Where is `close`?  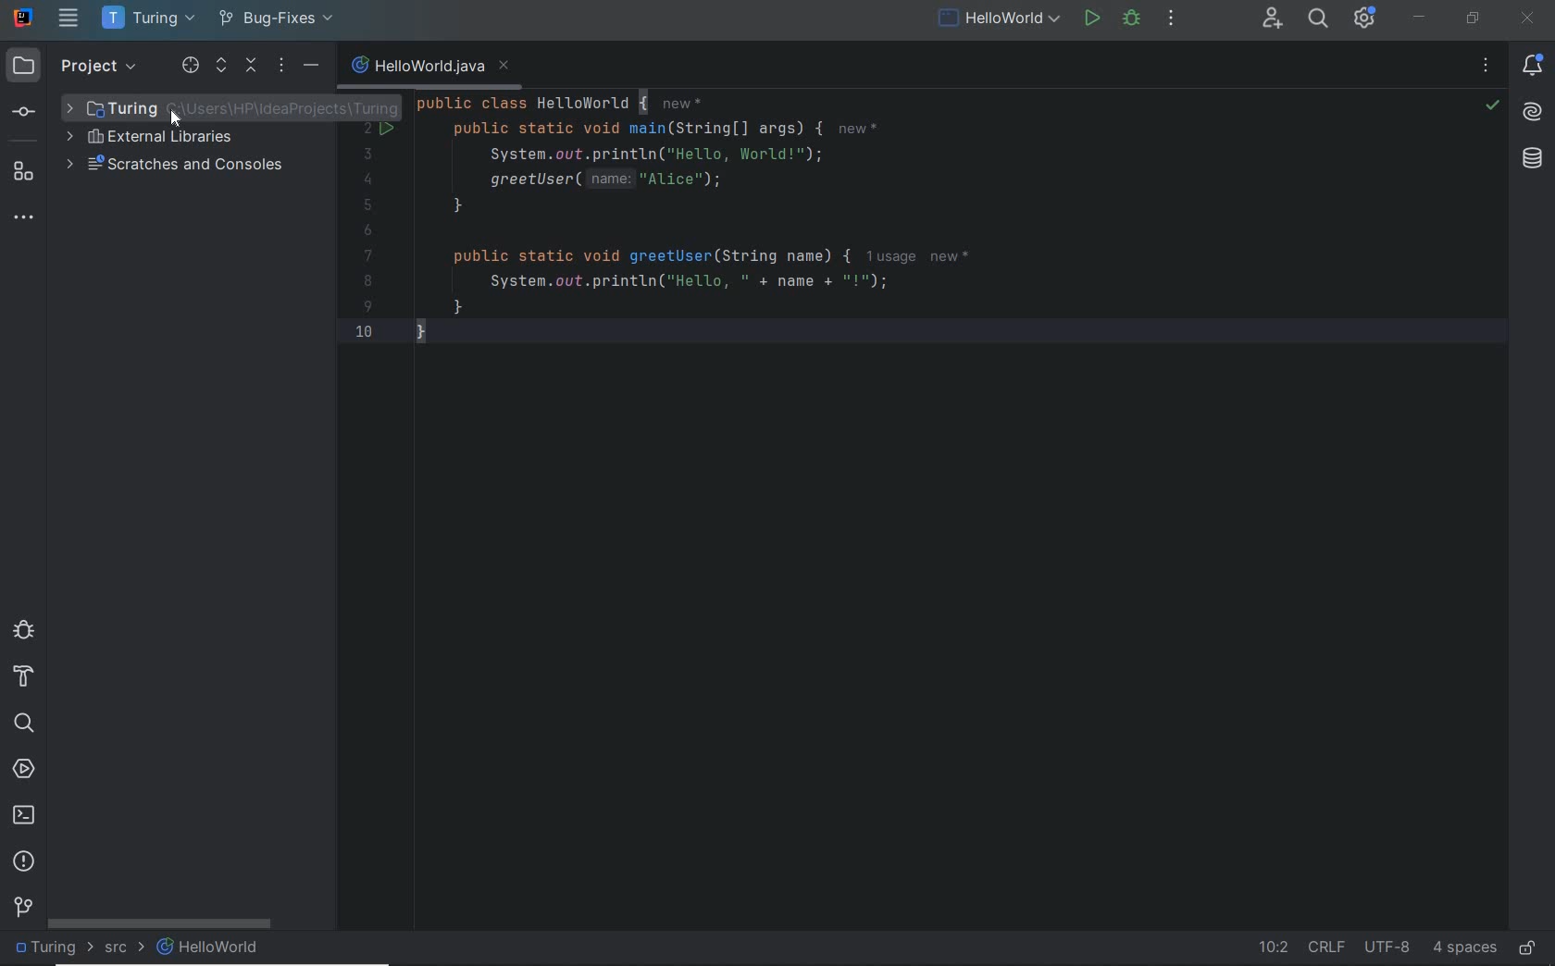
close is located at coordinates (1527, 19).